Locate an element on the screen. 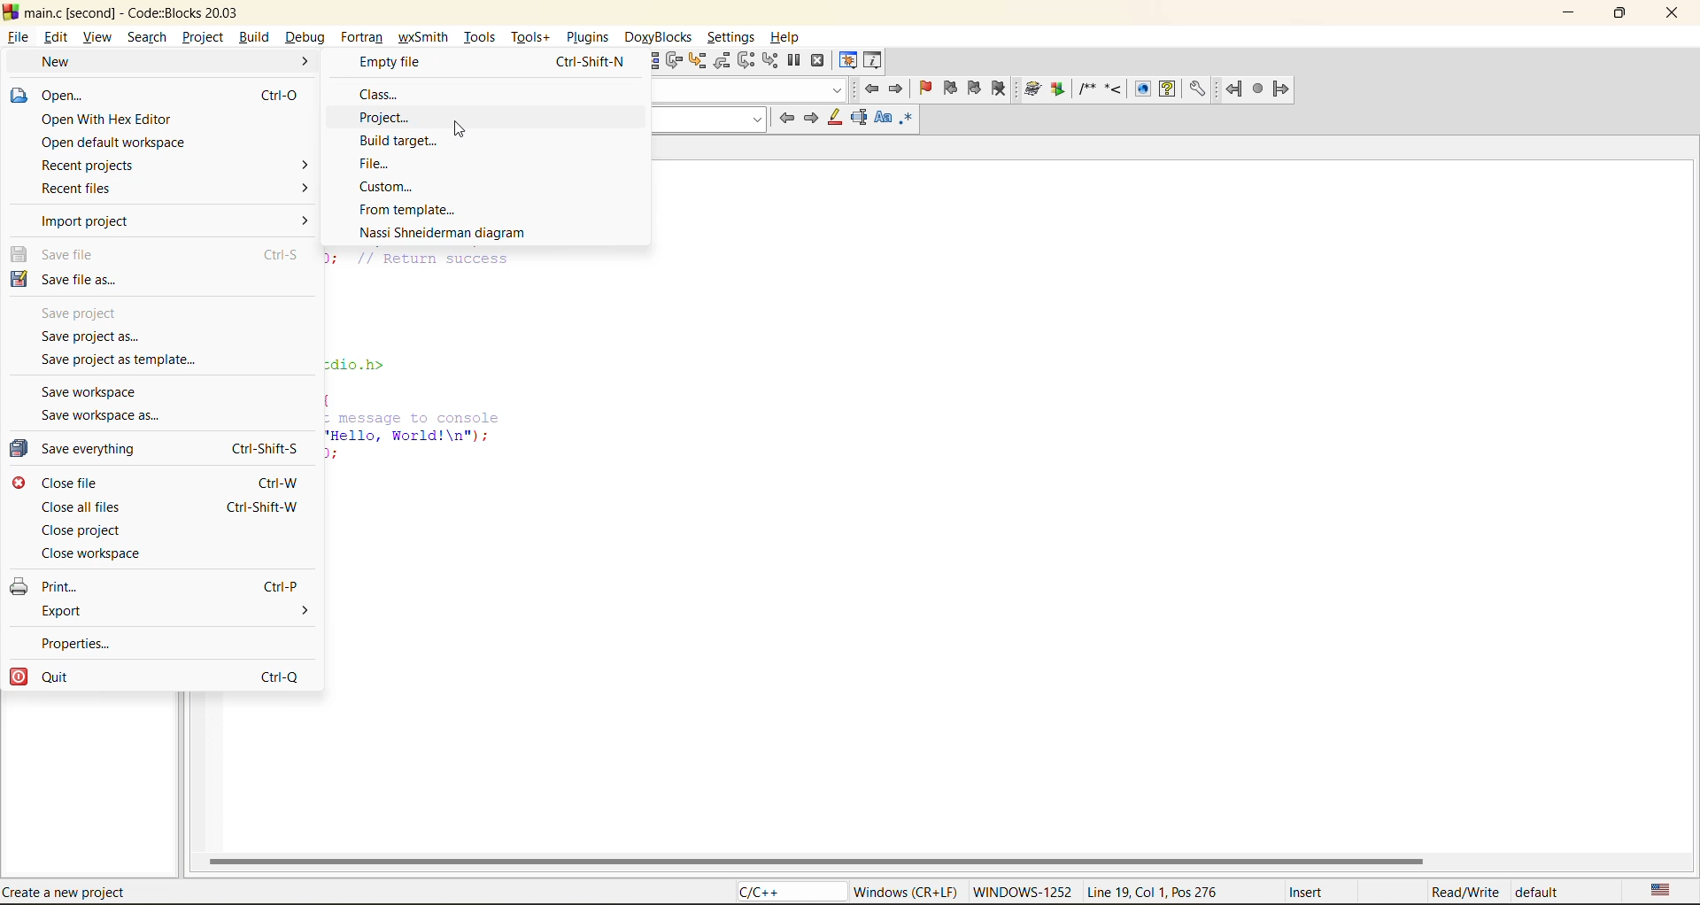 The width and height of the screenshot is (1700, 905). edit is located at coordinates (57, 37).